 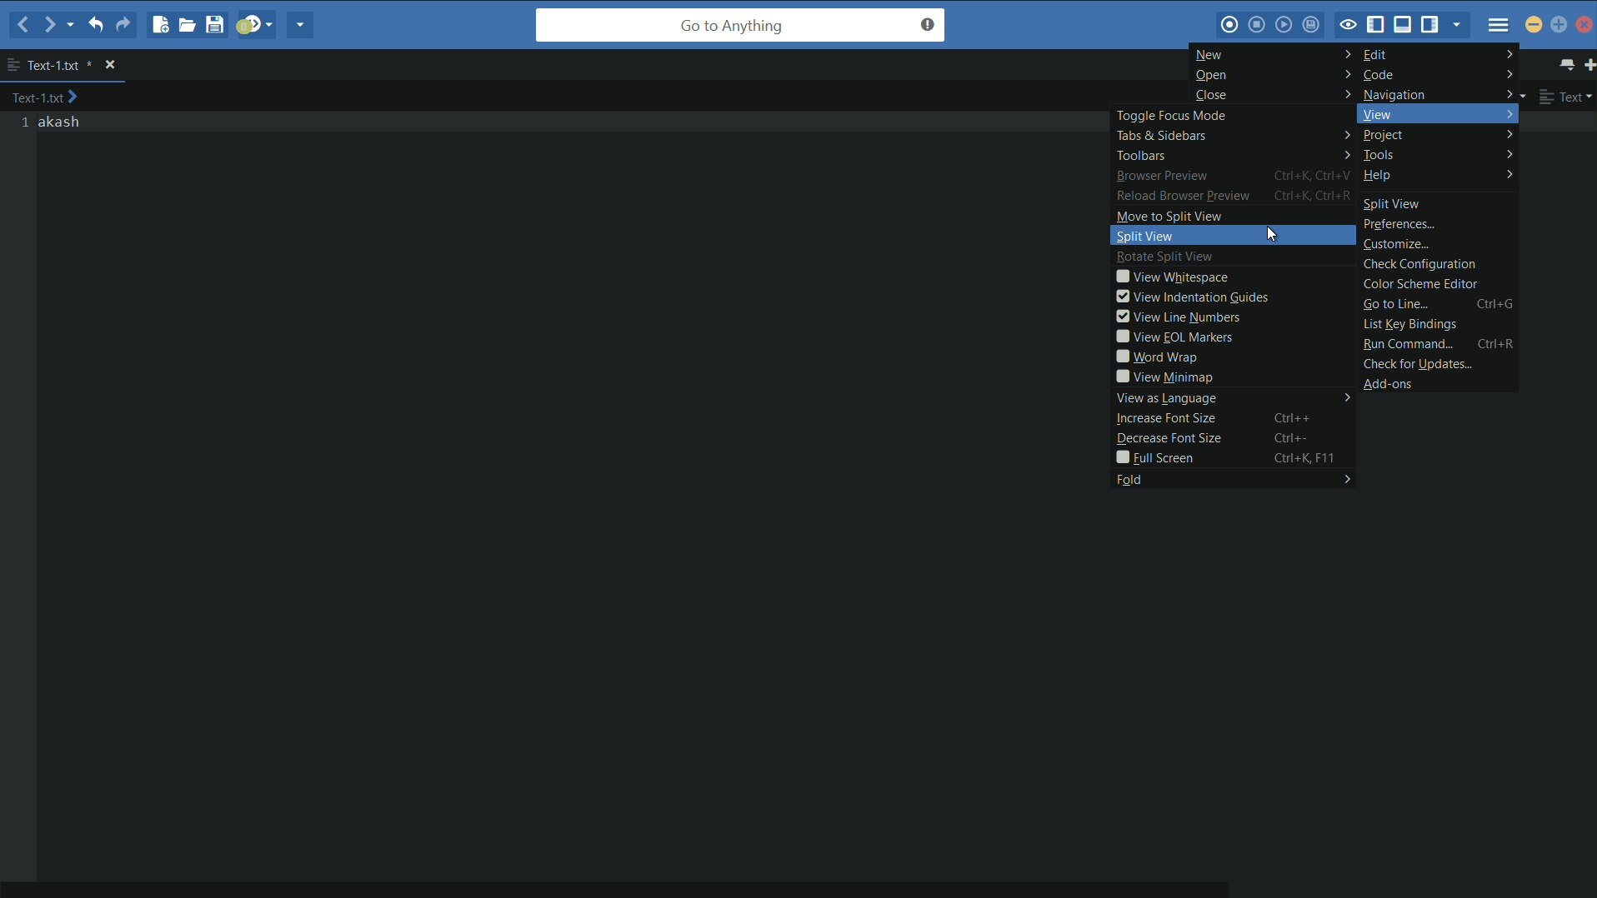 What do you see at coordinates (1235, 237) in the screenshot?
I see `split view` at bounding box center [1235, 237].